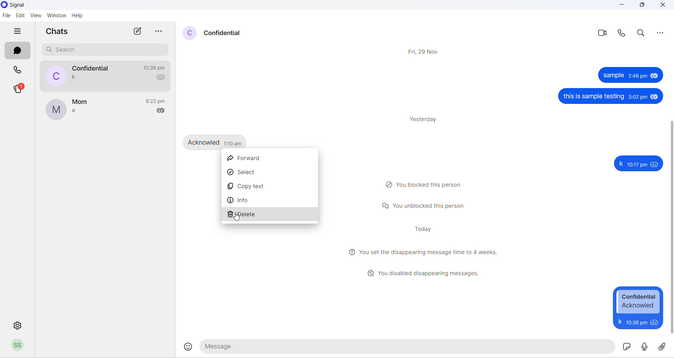  I want to click on disappearing message notification, so click(424, 251).